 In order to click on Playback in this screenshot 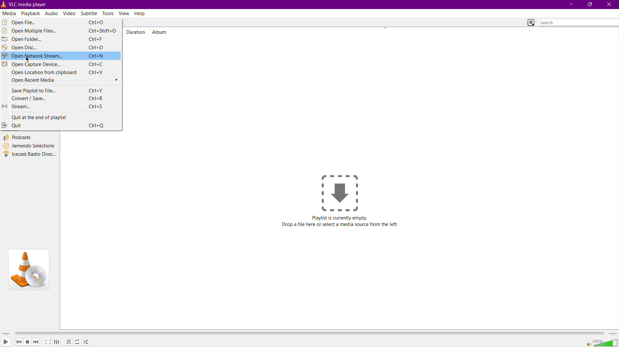, I will do `click(31, 14)`.